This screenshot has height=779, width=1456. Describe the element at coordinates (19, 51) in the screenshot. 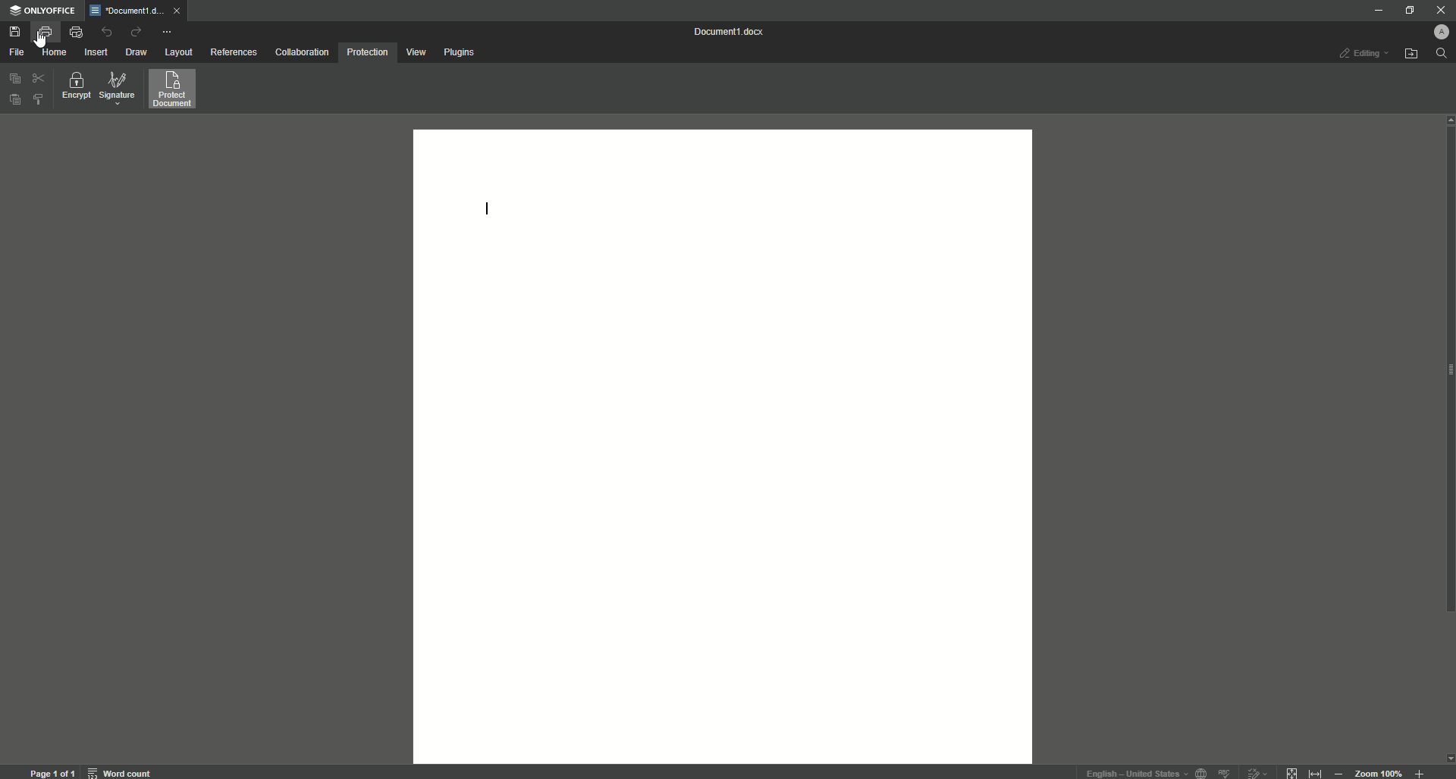

I see `File` at that location.